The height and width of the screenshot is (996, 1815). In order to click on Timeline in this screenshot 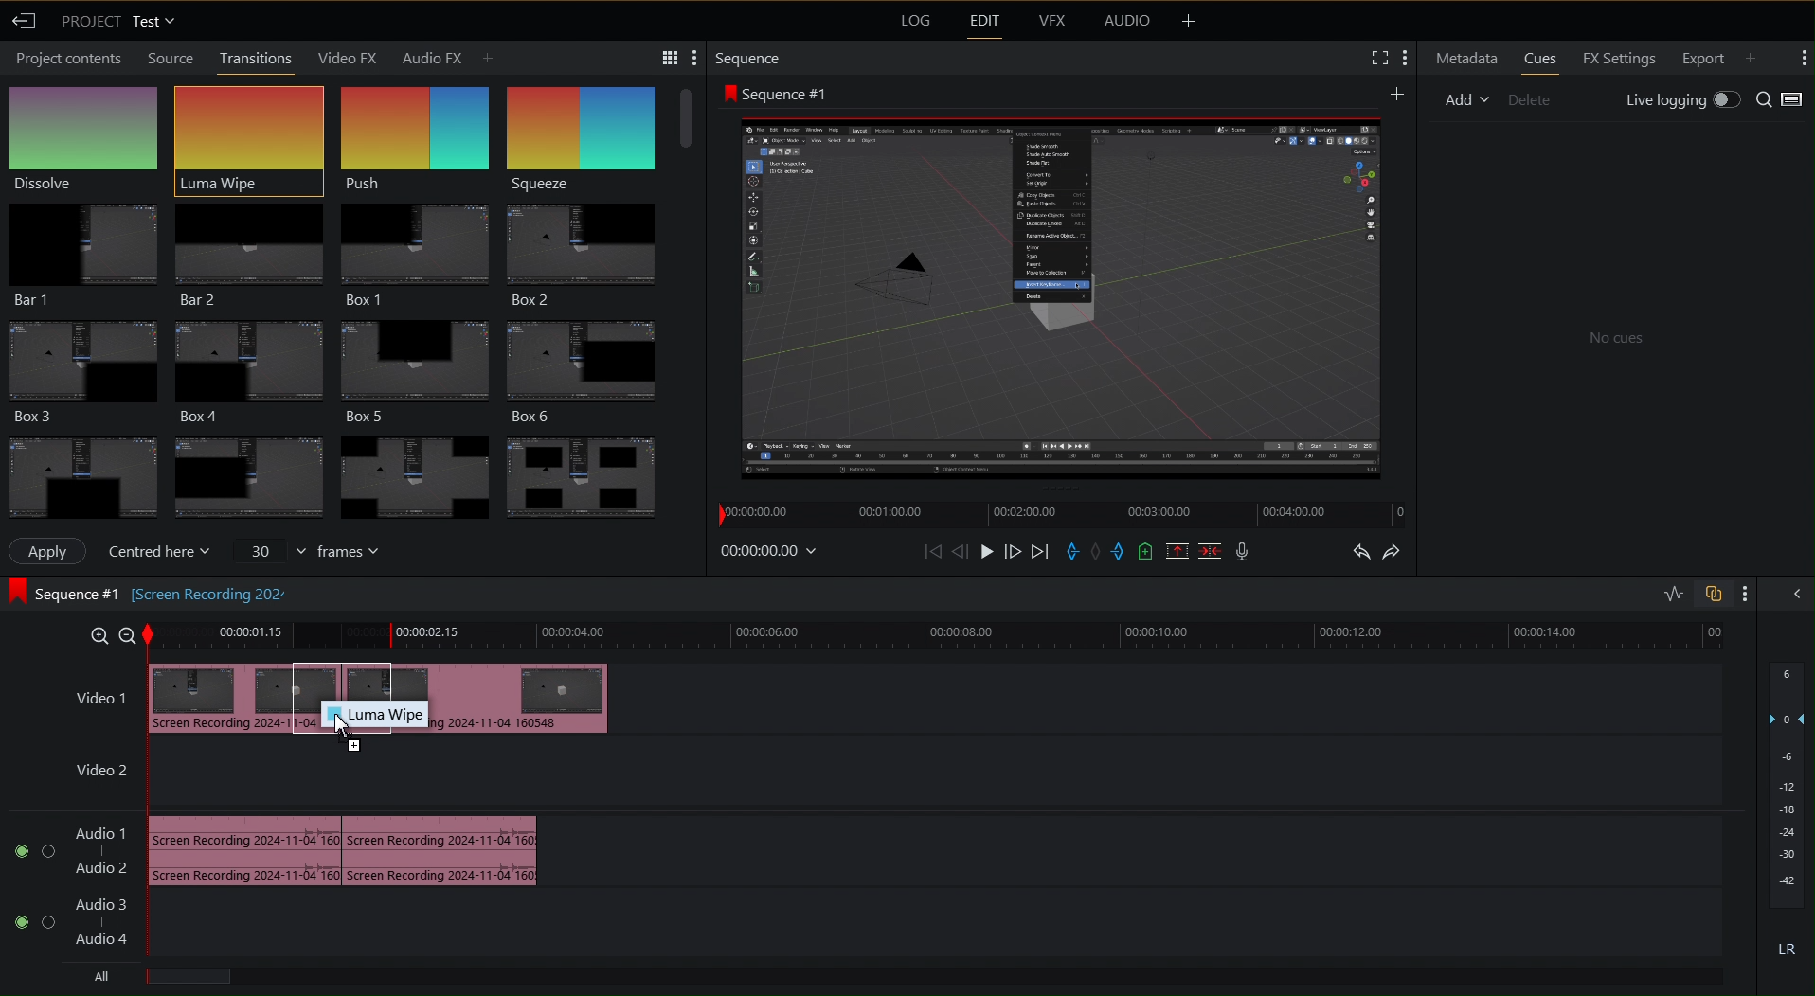, I will do `click(1059, 514)`.